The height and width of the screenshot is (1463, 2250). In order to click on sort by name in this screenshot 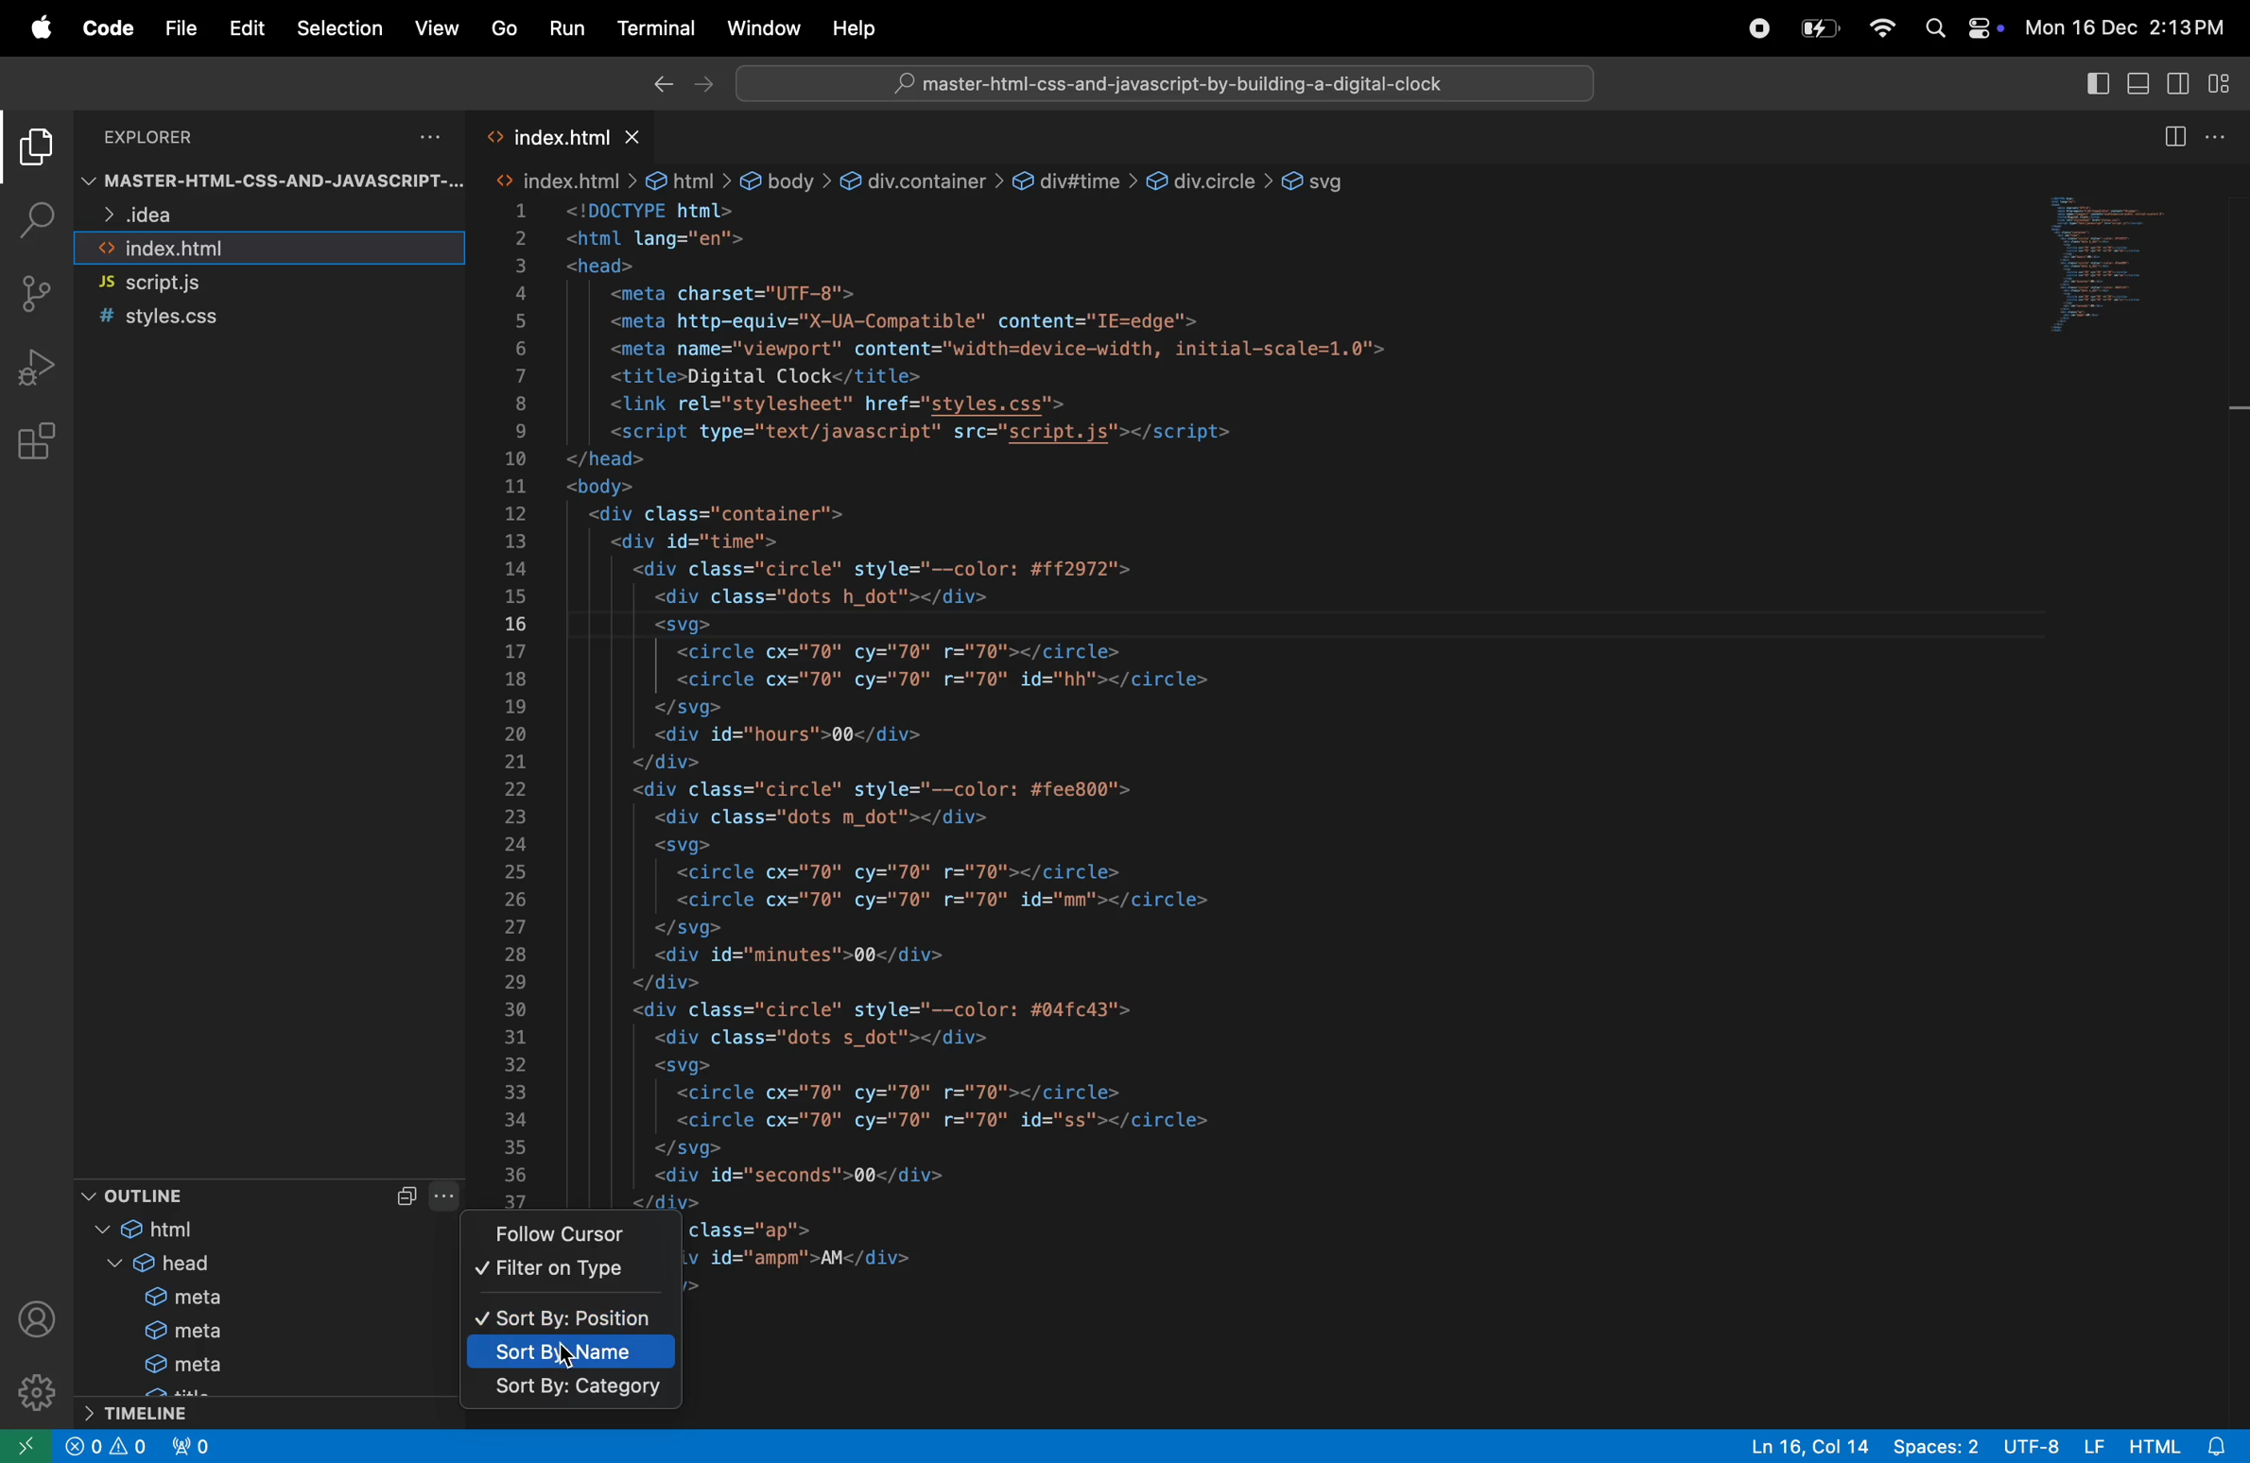, I will do `click(565, 1354)`.